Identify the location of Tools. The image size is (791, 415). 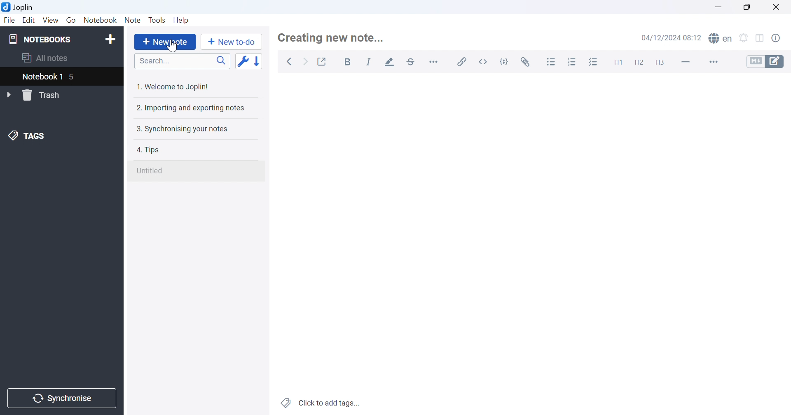
(158, 21).